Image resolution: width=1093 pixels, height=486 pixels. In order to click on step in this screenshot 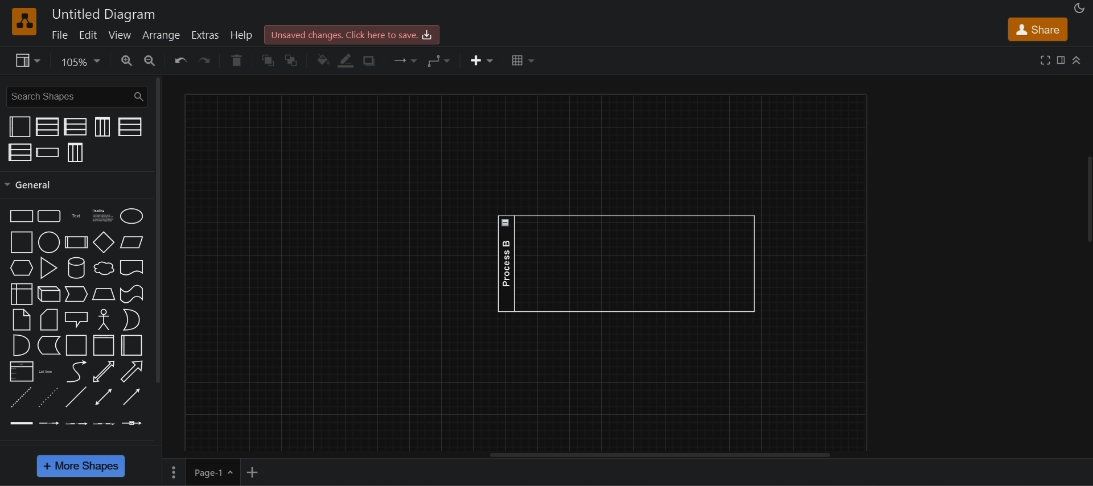, I will do `click(76, 294)`.